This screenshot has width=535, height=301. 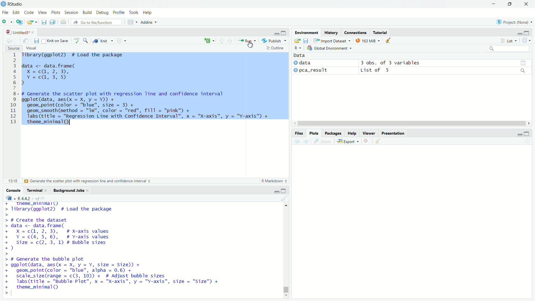 What do you see at coordinates (277, 34) in the screenshot?
I see `minimize` at bounding box center [277, 34].